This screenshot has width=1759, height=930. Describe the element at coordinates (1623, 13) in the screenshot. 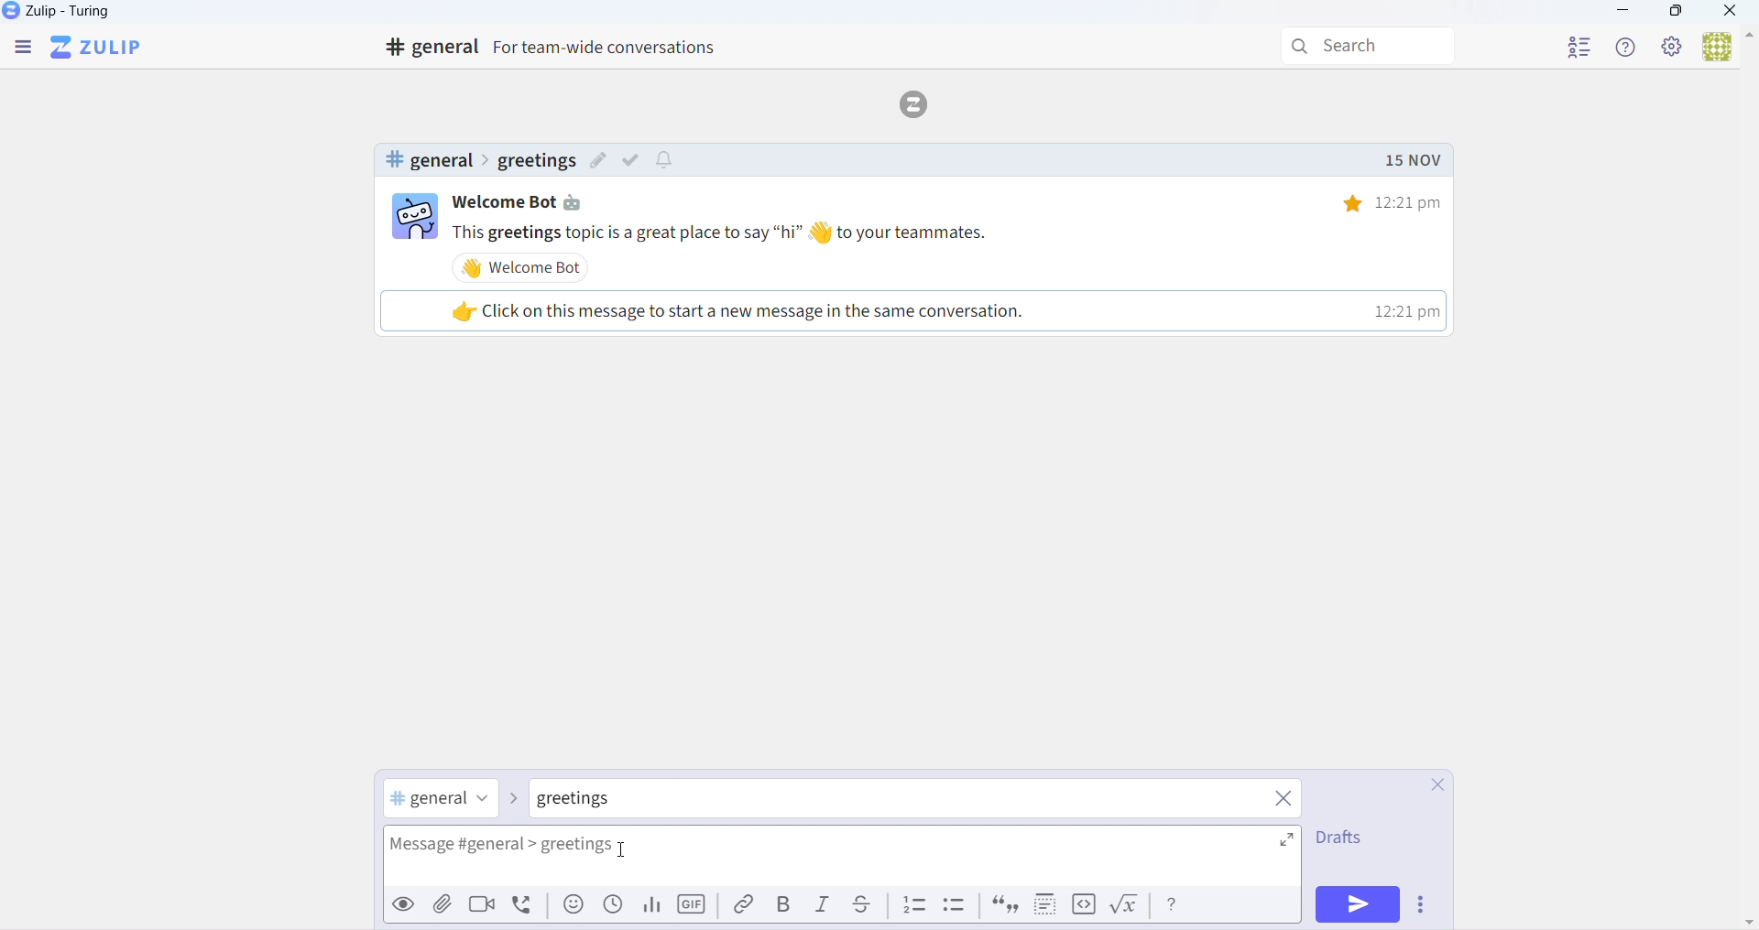

I see `Minimize` at that location.